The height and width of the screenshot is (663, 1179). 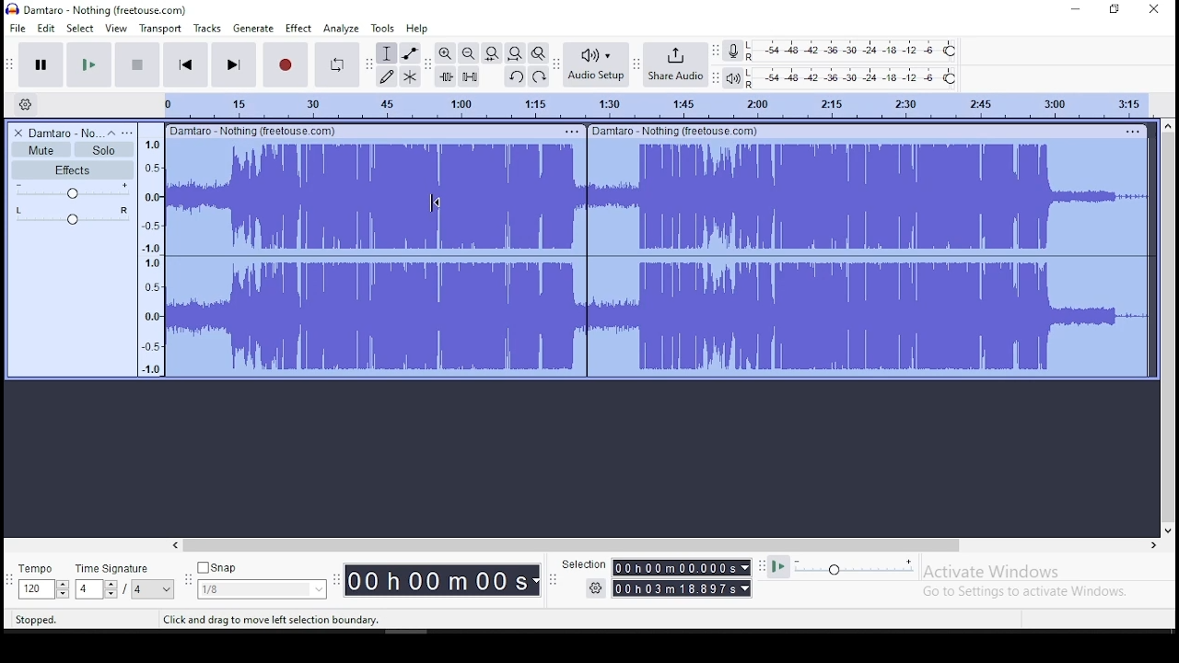 I want to click on solo, so click(x=103, y=149).